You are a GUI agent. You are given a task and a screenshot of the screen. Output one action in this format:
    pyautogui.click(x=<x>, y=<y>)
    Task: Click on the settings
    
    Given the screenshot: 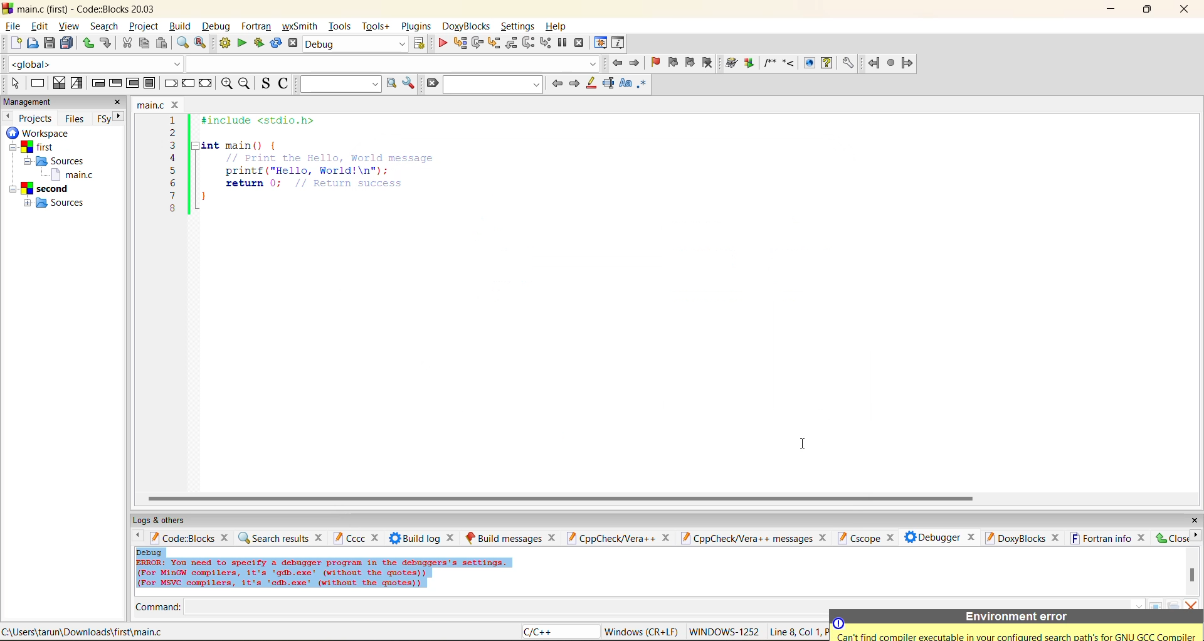 What is the action you would take?
    pyautogui.click(x=847, y=63)
    